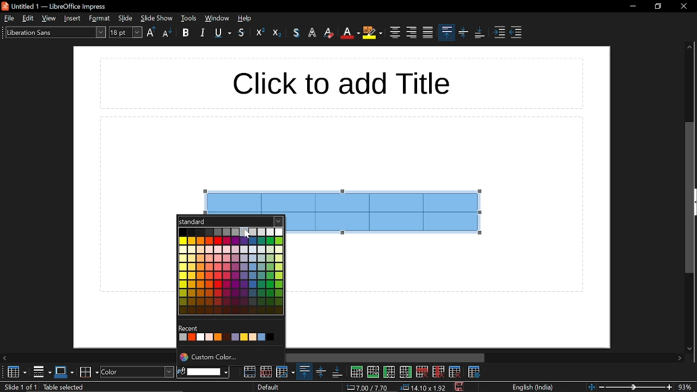 Image resolution: width=697 pixels, height=392 pixels. What do you see at coordinates (157, 18) in the screenshot?
I see `slide show` at bounding box center [157, 18].